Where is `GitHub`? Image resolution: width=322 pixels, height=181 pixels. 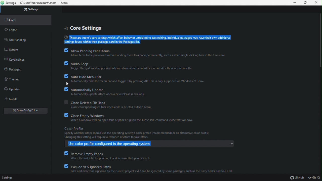
GitHub is located at coordinates (298, 177).